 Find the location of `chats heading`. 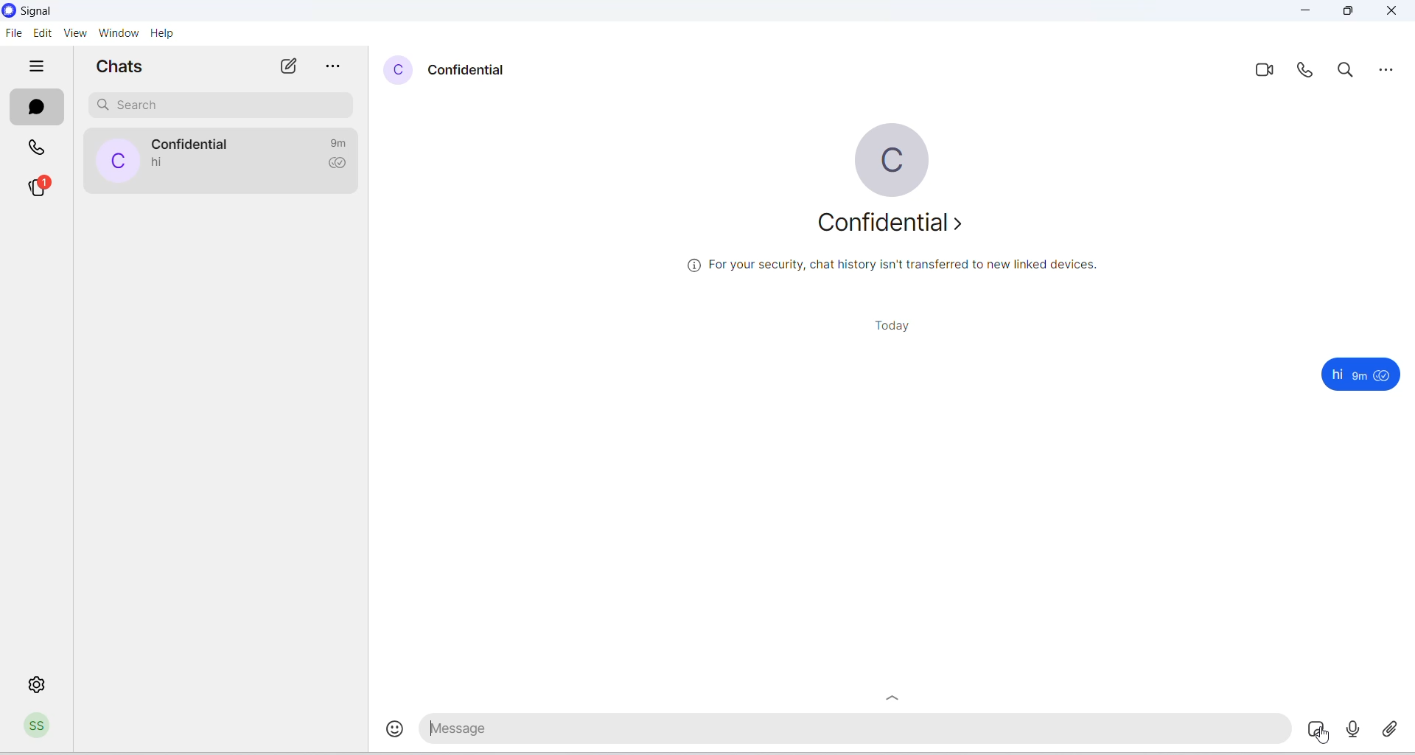

chats heading is located at coordinates (122, 68).